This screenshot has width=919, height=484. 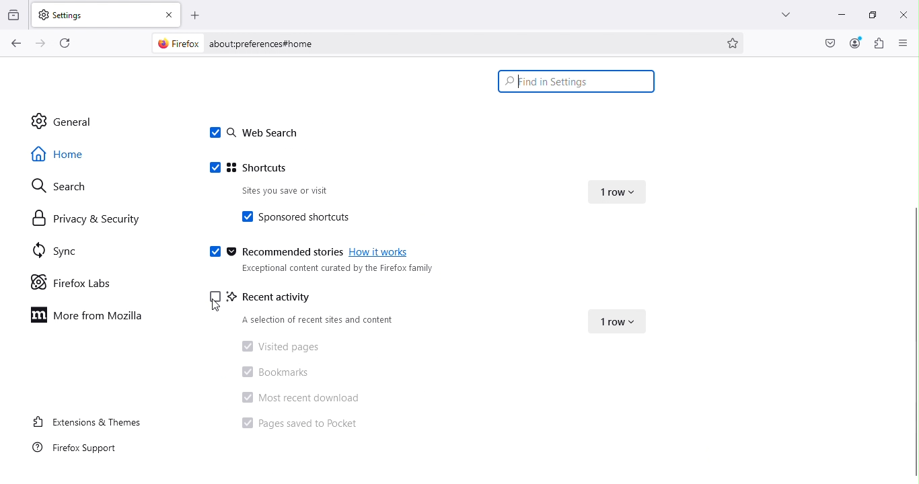 What do you see at coordinates (217, 307) in the screenshot?
I see `cursor` at bounding box center [217, 307].